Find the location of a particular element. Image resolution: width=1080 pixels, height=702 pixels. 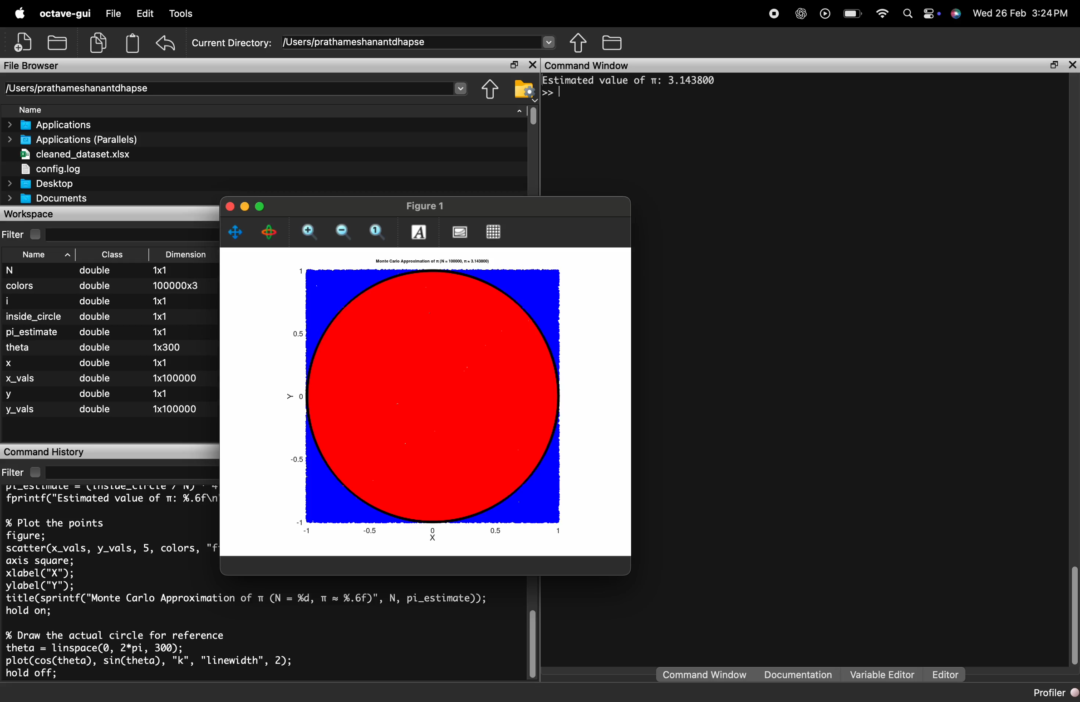

open an existing file in directory is located at coordinates (58, 43).